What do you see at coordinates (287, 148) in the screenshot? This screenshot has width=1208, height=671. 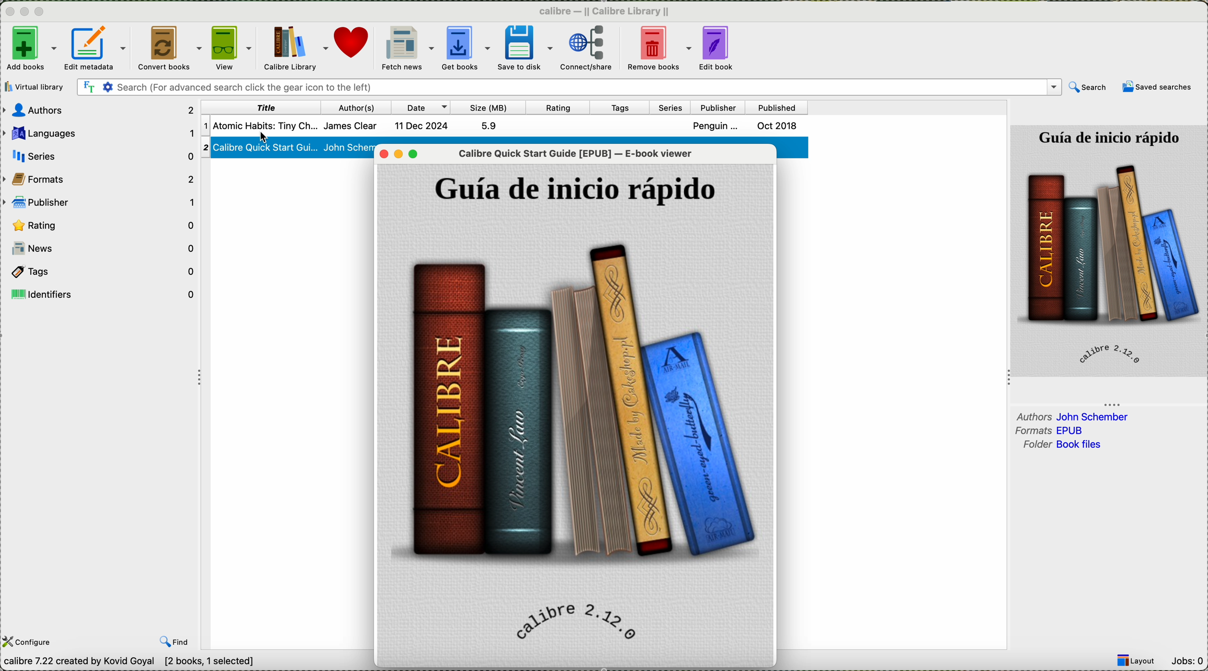 I see `Calibre Quick Start Gu.... John Schem` at bounding box center [287, 148].